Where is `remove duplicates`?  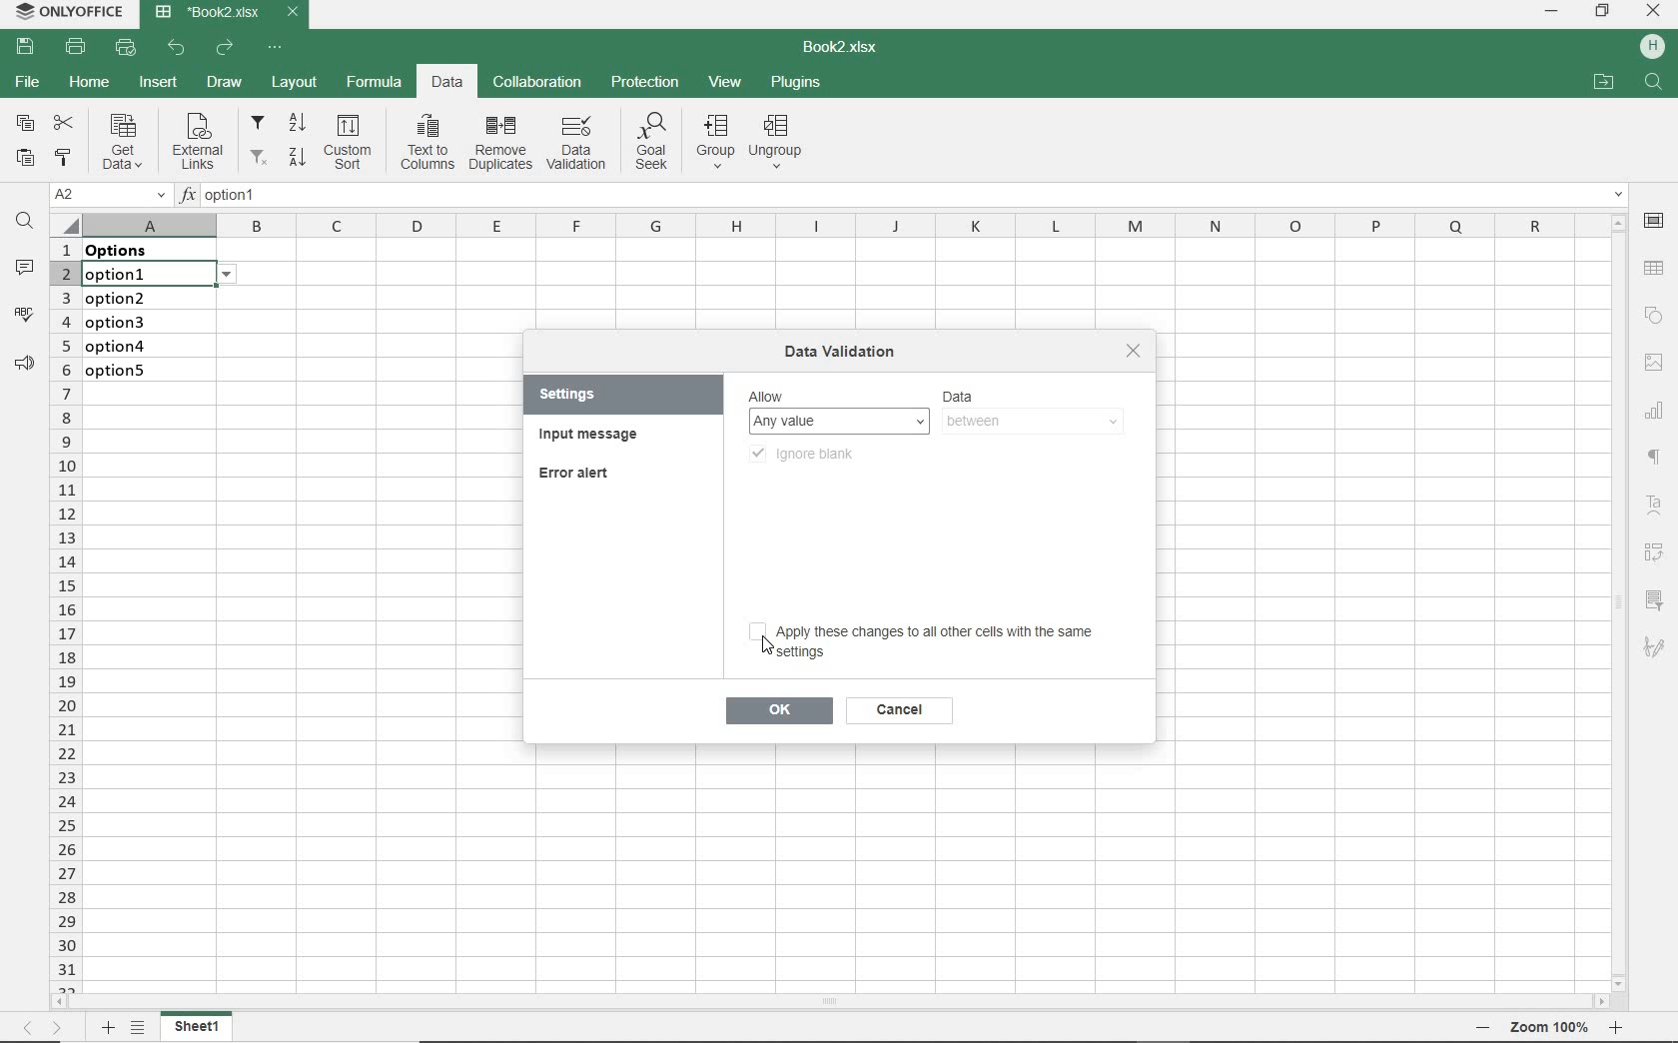 remove duplicates is located at coordinates (500, 144).